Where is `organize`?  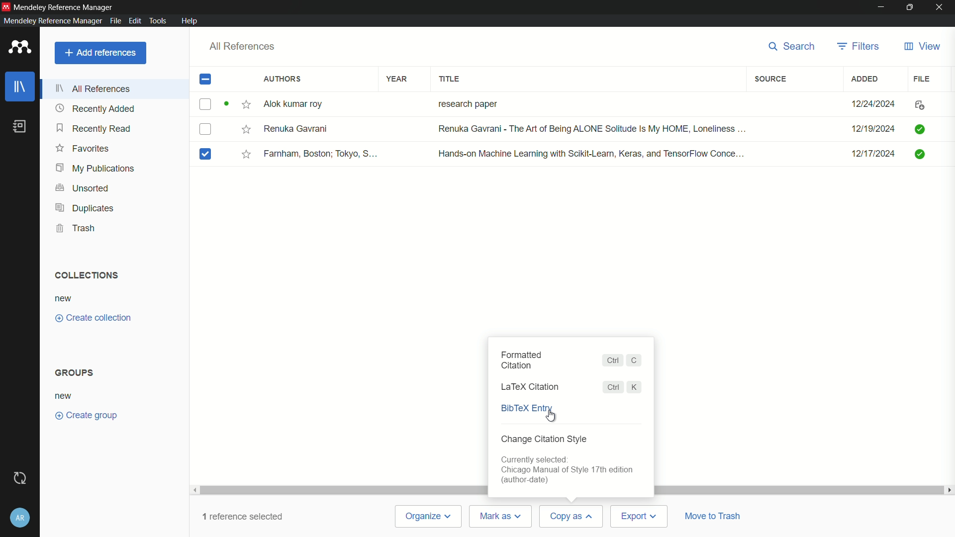 organize is located at coordinates (429, 517).